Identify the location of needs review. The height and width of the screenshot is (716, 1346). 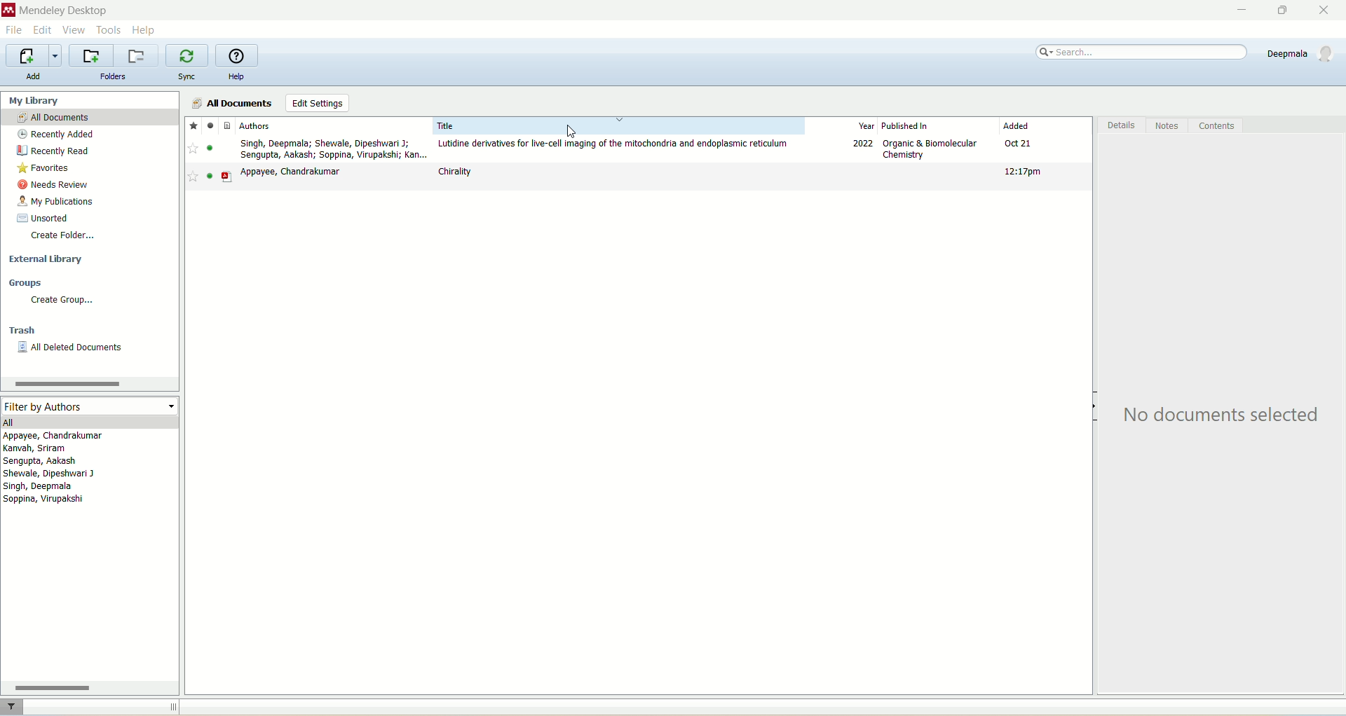
(60, 186).